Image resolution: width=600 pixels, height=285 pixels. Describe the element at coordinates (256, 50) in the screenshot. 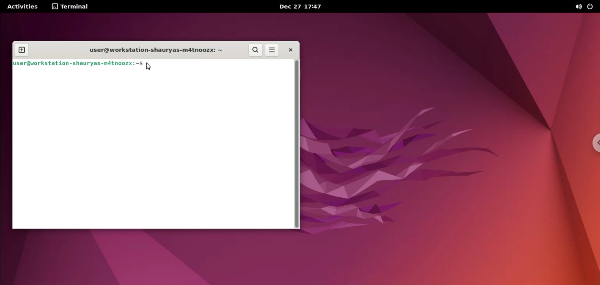

I see `search button` at that location.